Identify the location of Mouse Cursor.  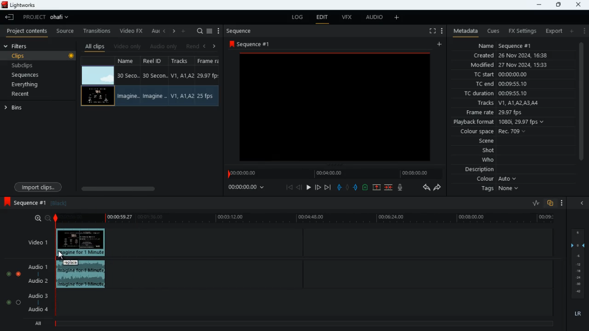
(61, 256).